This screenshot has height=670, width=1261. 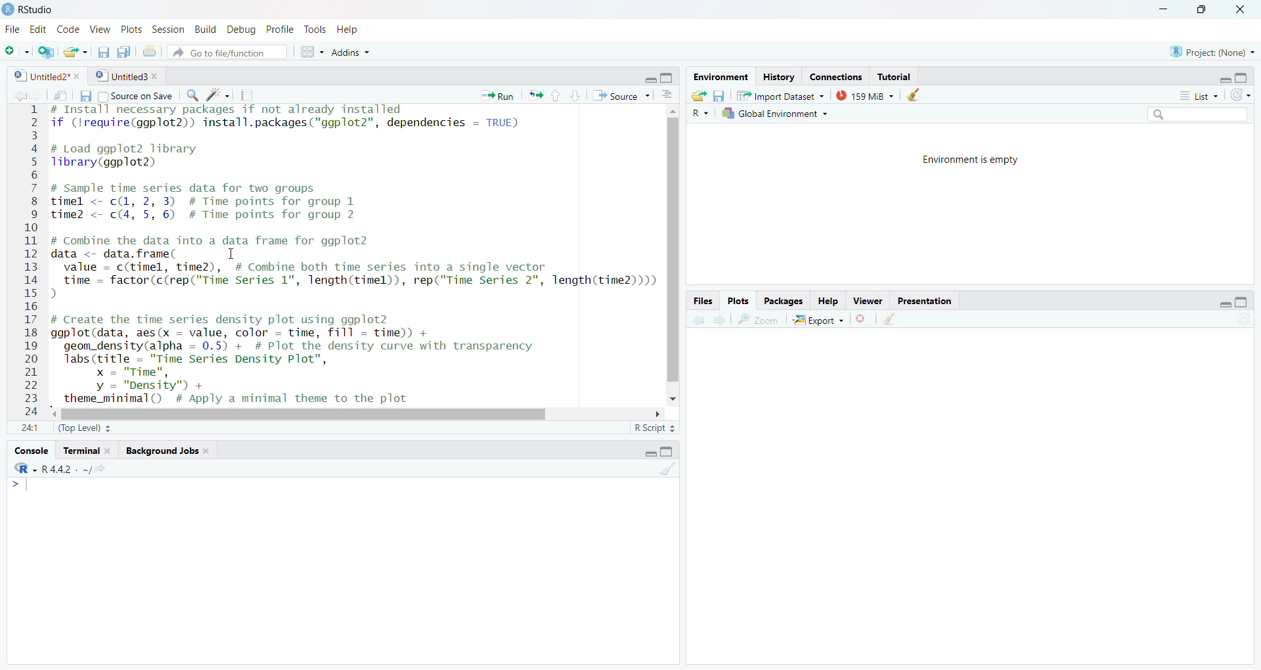 I want to click on Document Outline, so click(x=666, y=94).